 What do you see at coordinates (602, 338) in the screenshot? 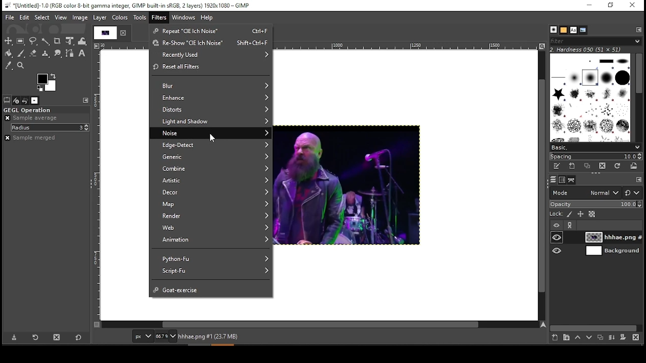
I see `duplicate layer` at bounding box center [602, 338].